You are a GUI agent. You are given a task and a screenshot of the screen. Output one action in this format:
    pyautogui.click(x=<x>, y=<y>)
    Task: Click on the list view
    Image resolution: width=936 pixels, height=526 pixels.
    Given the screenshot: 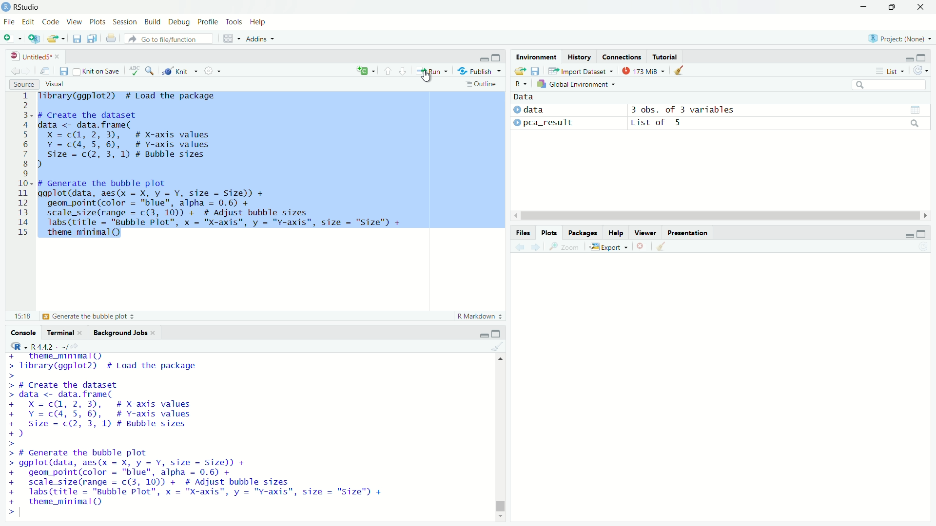 What is the action you would take?
    pyautogui.click(x=890, y=71)
    